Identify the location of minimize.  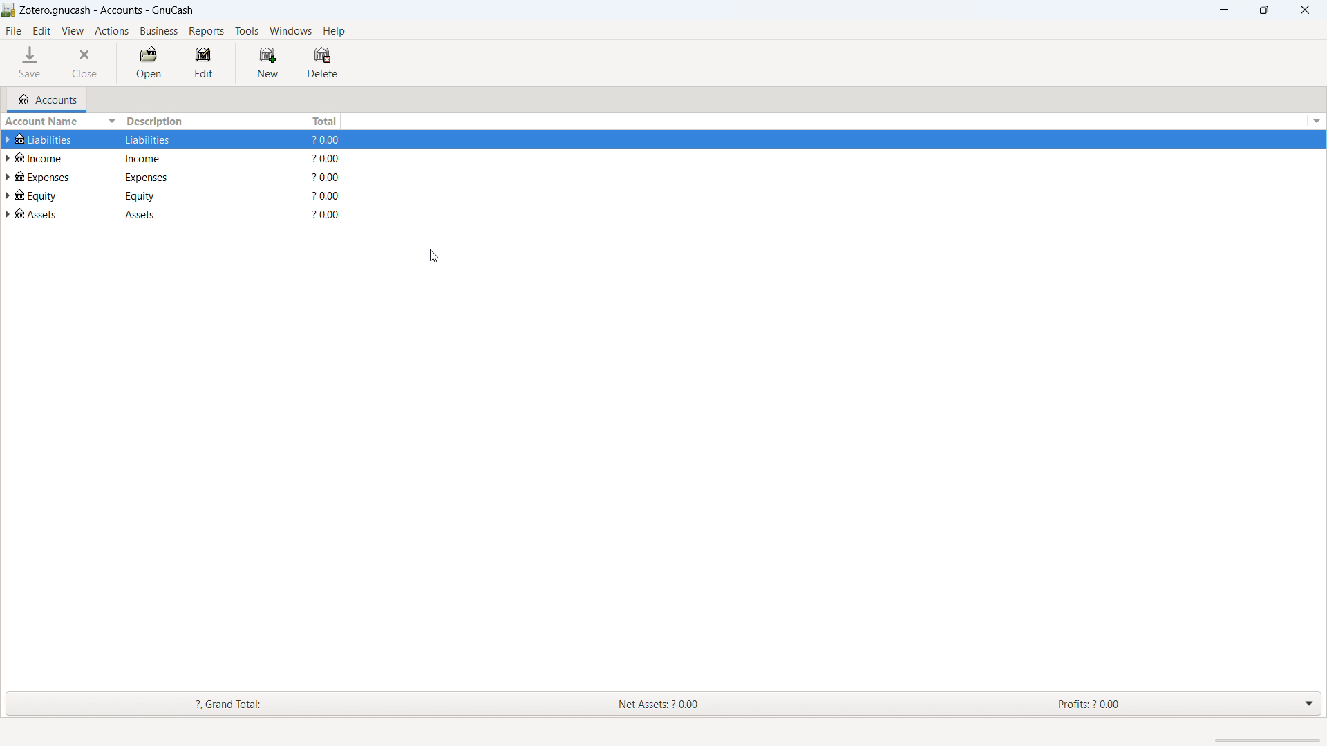
(1223, 9).